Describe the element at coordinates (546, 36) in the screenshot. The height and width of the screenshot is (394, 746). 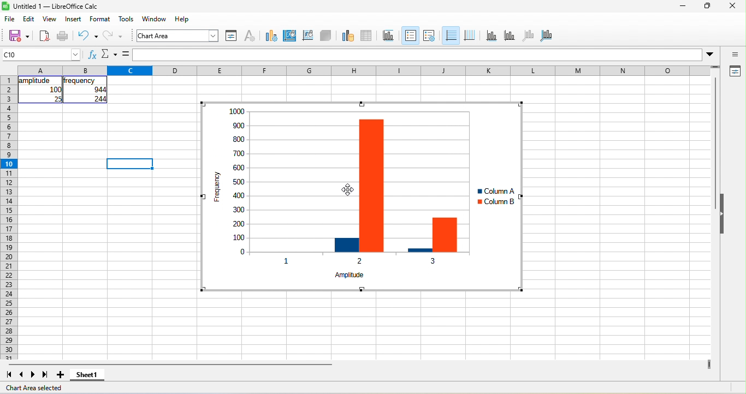
I see `all aaxes` at that location.